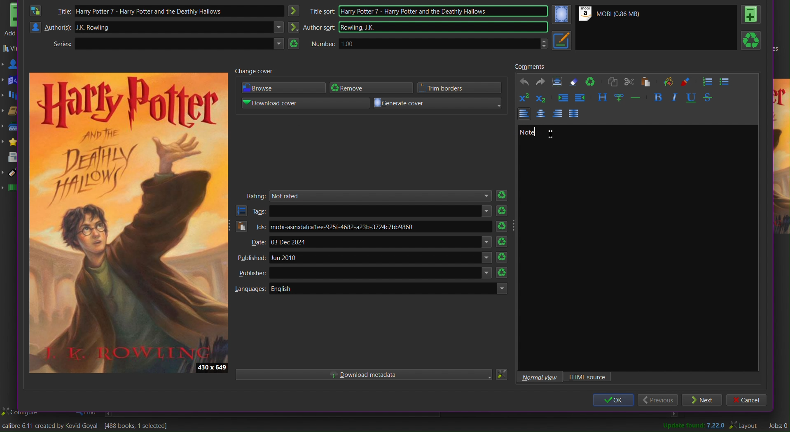  Describe the element at coordinates (504, 242) in the screenshot. I see `Refresh` at that location.